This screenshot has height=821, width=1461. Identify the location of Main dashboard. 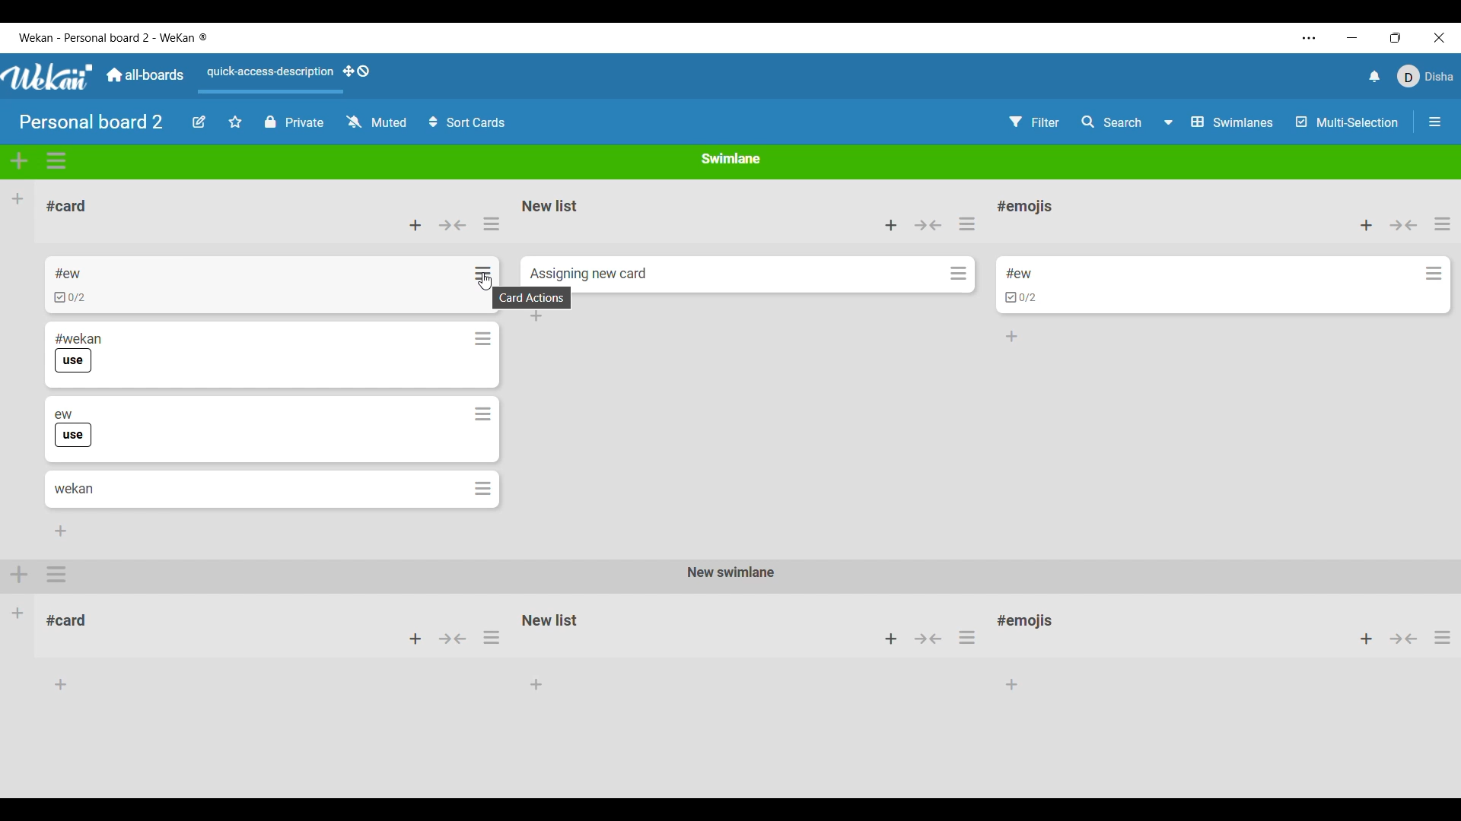
(144, 74).